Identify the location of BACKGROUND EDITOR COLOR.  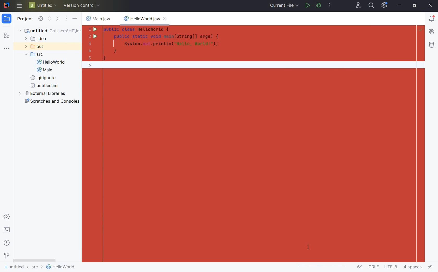
(248, 144).